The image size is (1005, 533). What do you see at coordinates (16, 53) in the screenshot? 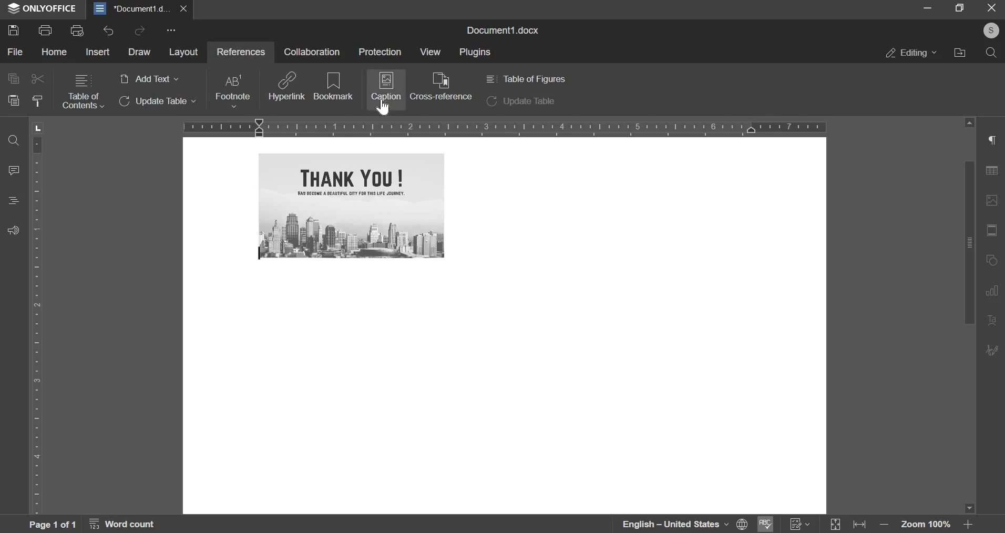
I see `file` at bounding box center [16, 53].